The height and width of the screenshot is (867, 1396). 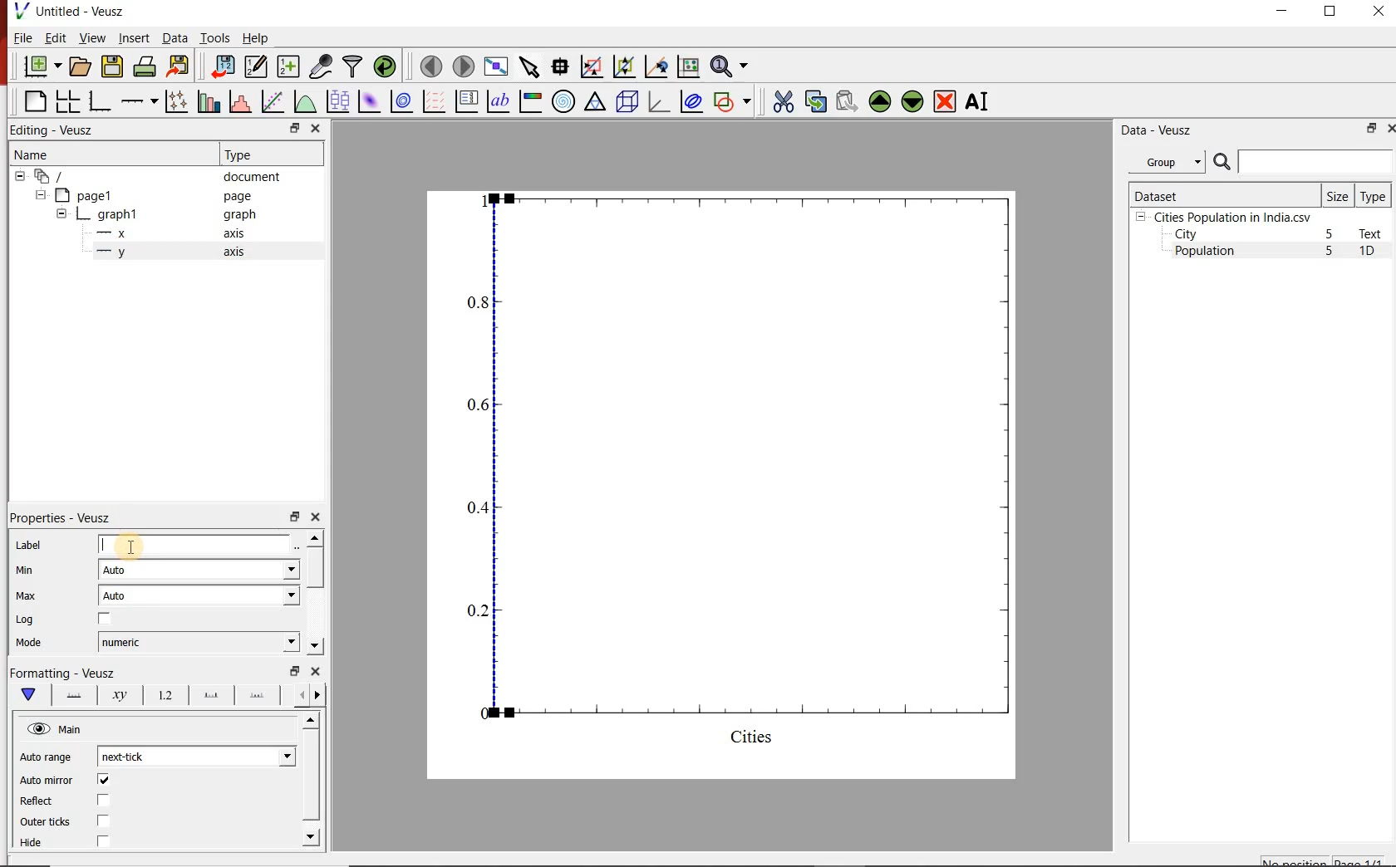 I want to click on cut the selected widget, so click(x=780, y=101).